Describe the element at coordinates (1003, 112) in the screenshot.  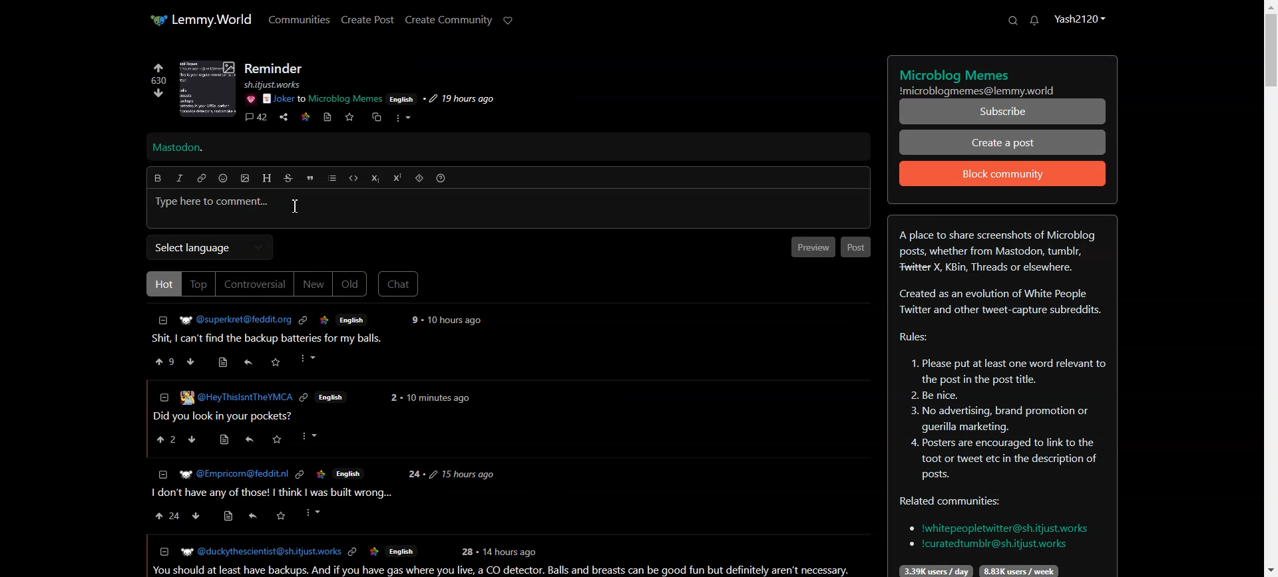
I see `Subscribe` at that location.